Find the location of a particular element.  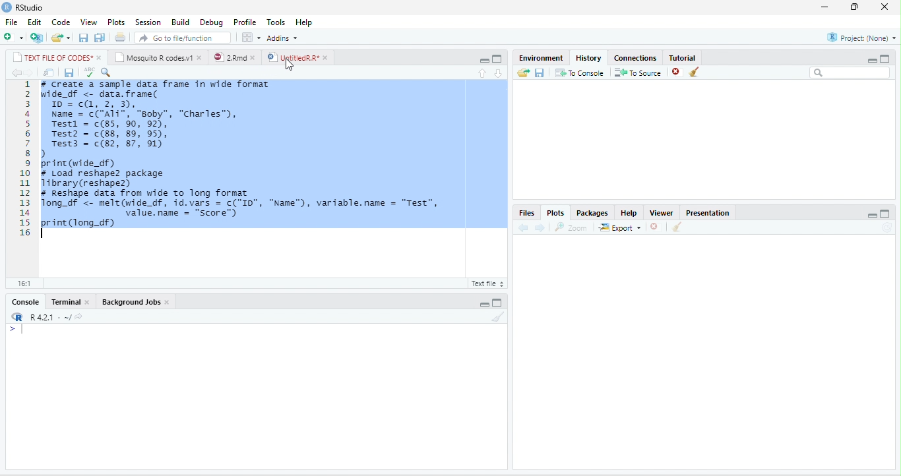

logo is located at coordinates (7, 7).